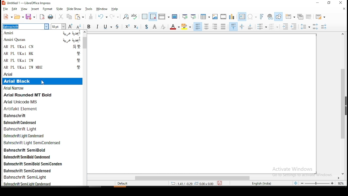  What do you see at coordinates (42, 73) in the screenshot?
I see `arial ` at bounding box center [42, 73].